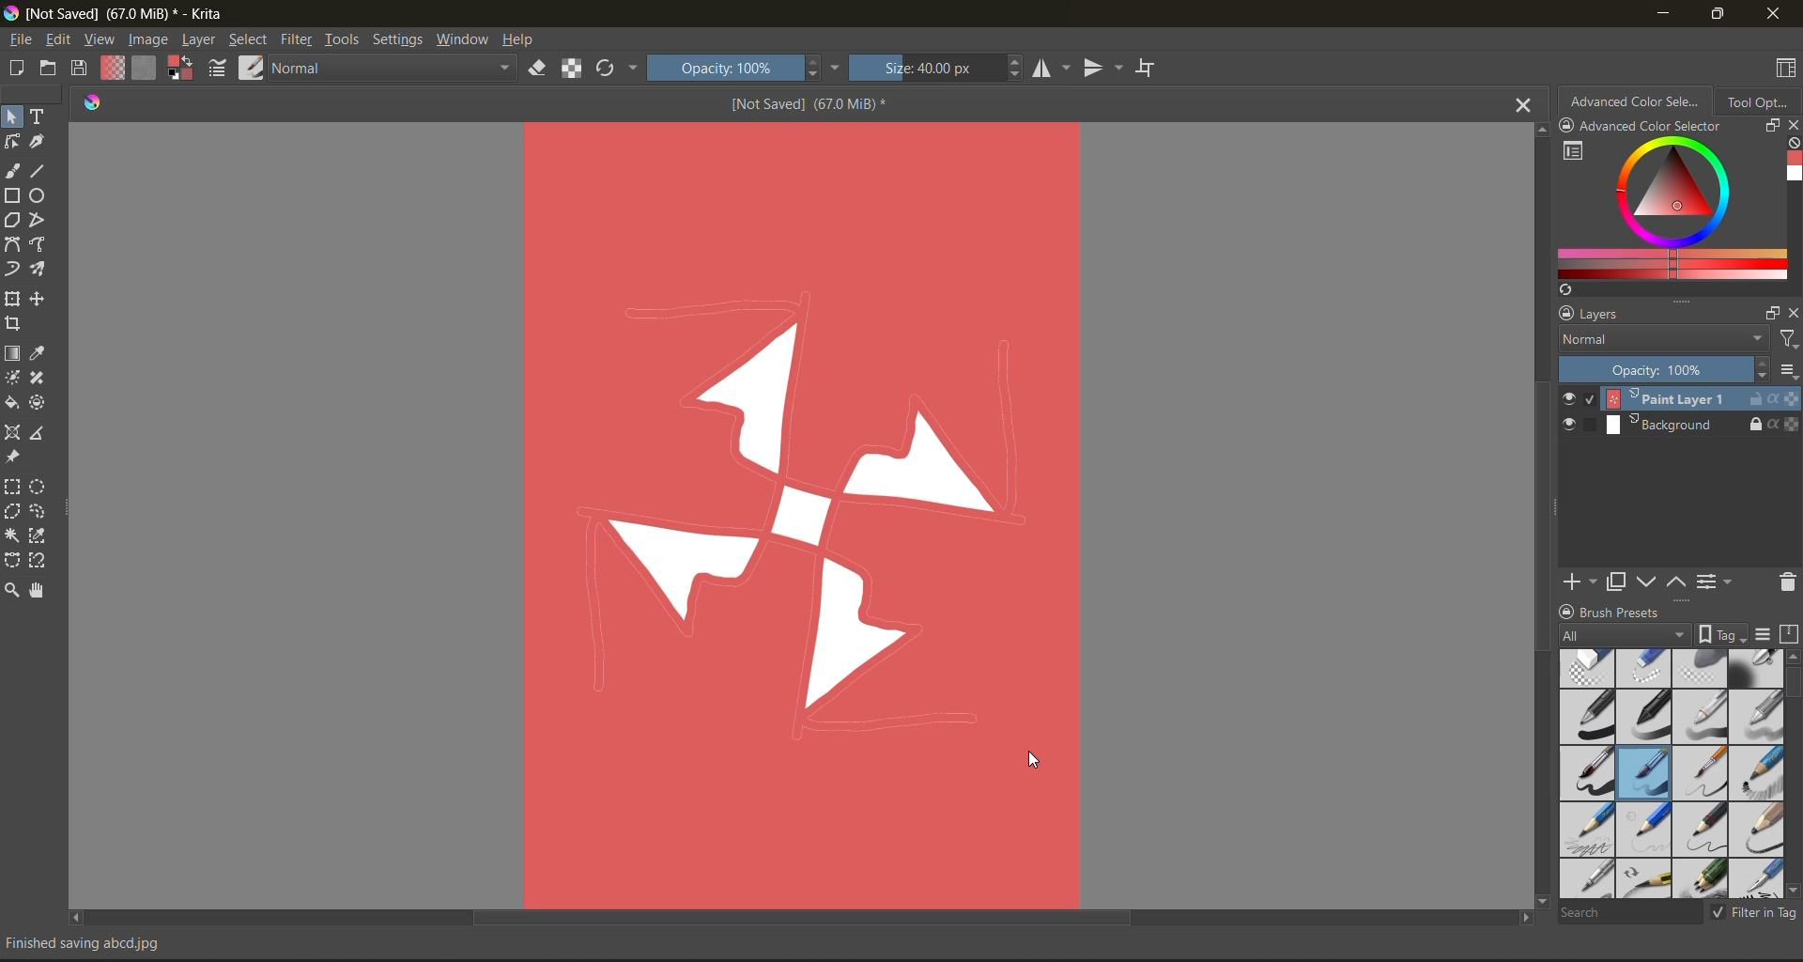 This screenshot has height=962, width=1803. What do you see at coordinates (1657, 634) in the screenshot?
I see `tag` at bounding box center [1657, 634].